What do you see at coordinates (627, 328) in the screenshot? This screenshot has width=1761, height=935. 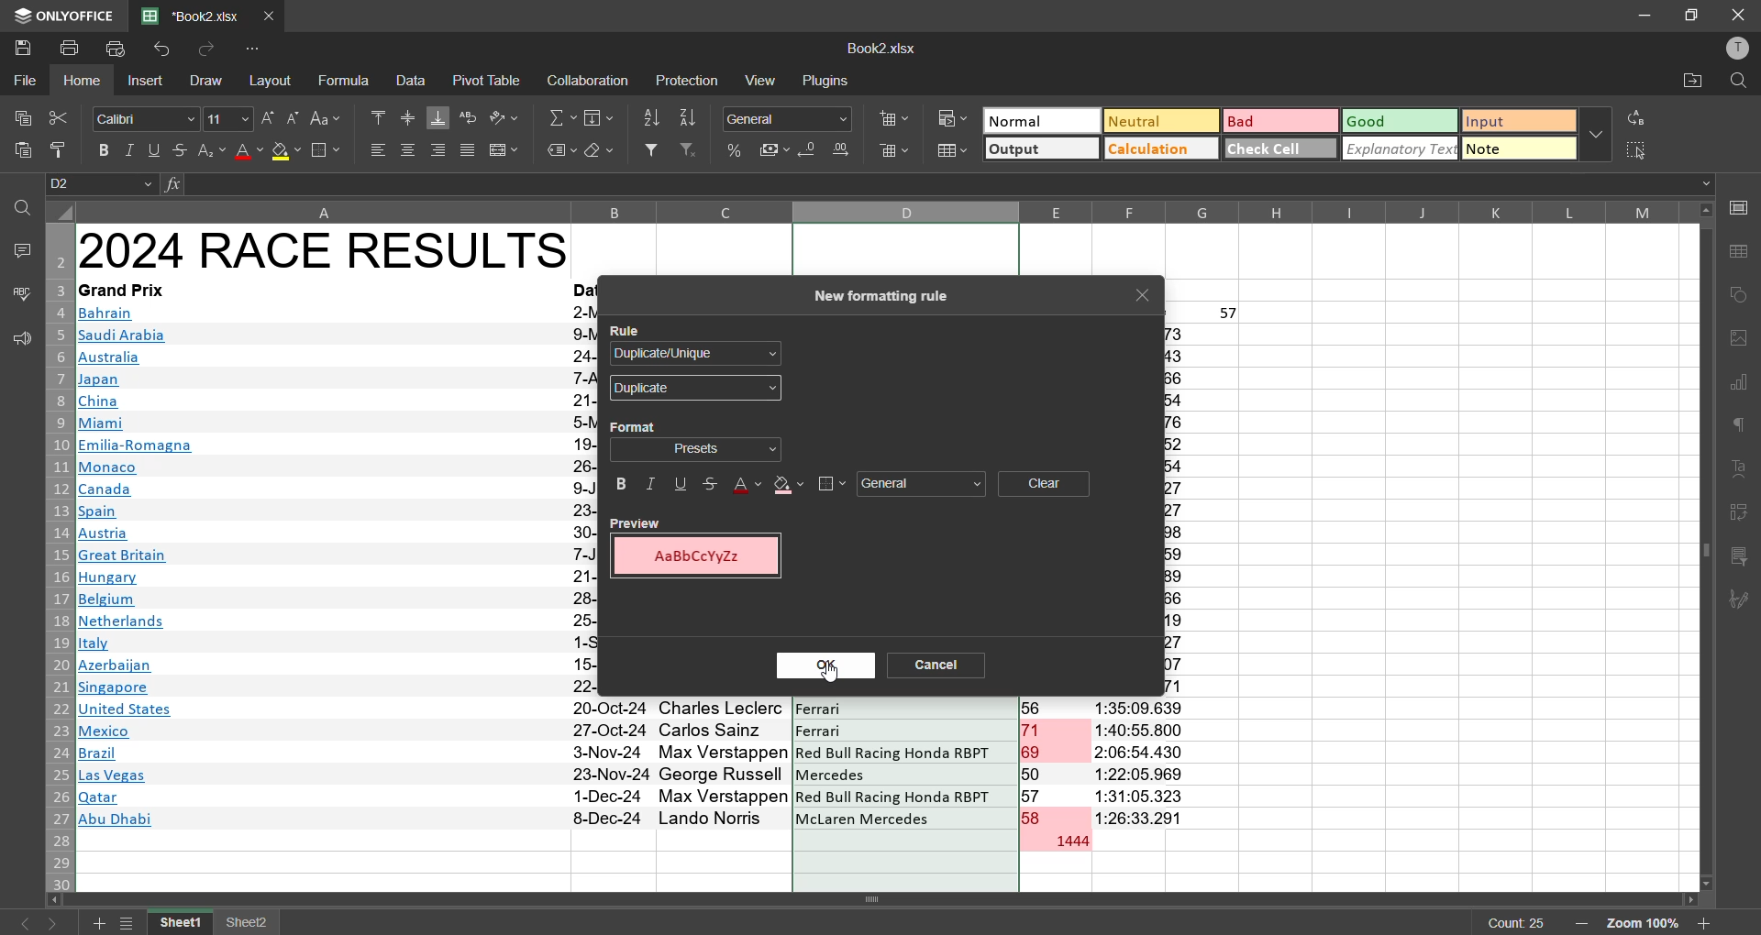 I see `rule` at bounding box center [627, 328].